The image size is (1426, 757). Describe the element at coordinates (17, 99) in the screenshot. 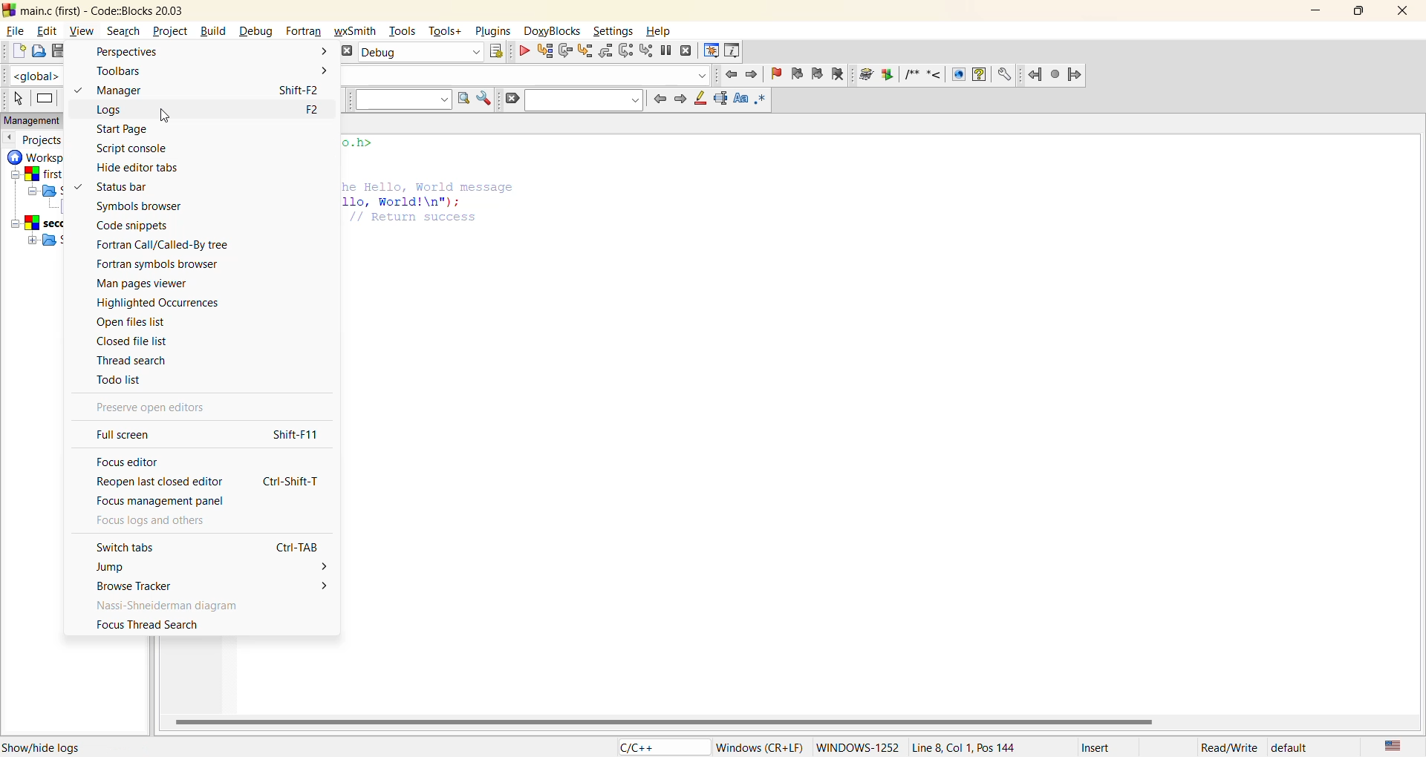

I see `select` at that location.